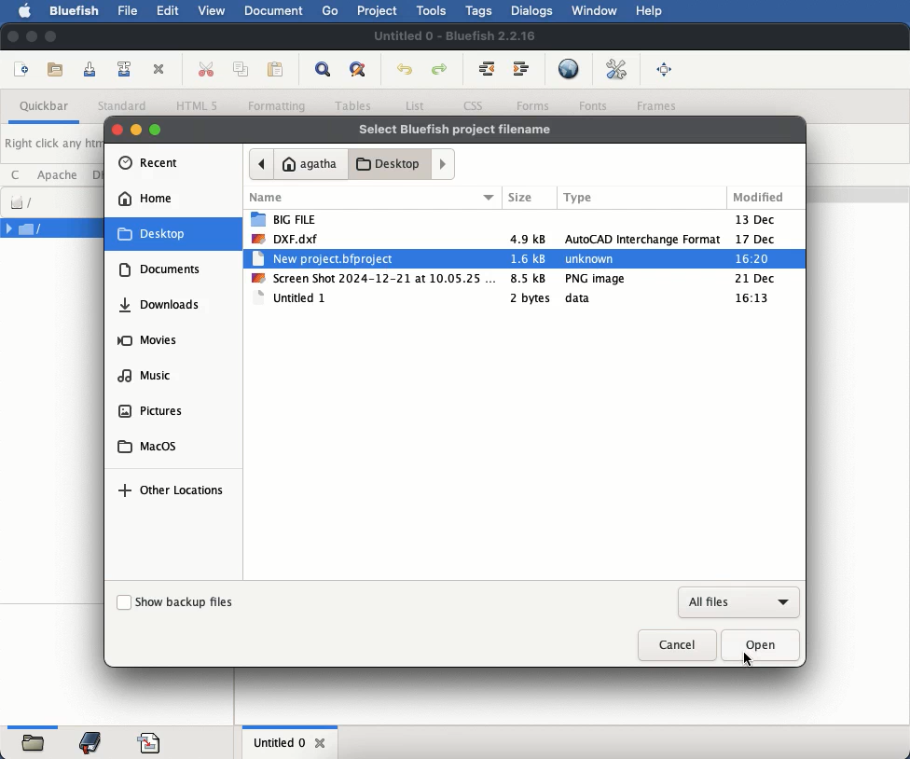 This screenshot has width=910, height=759. What do you see at coordinates (170, 9) in the screenshot?
I see `edit` at bounding box center [170, 9].